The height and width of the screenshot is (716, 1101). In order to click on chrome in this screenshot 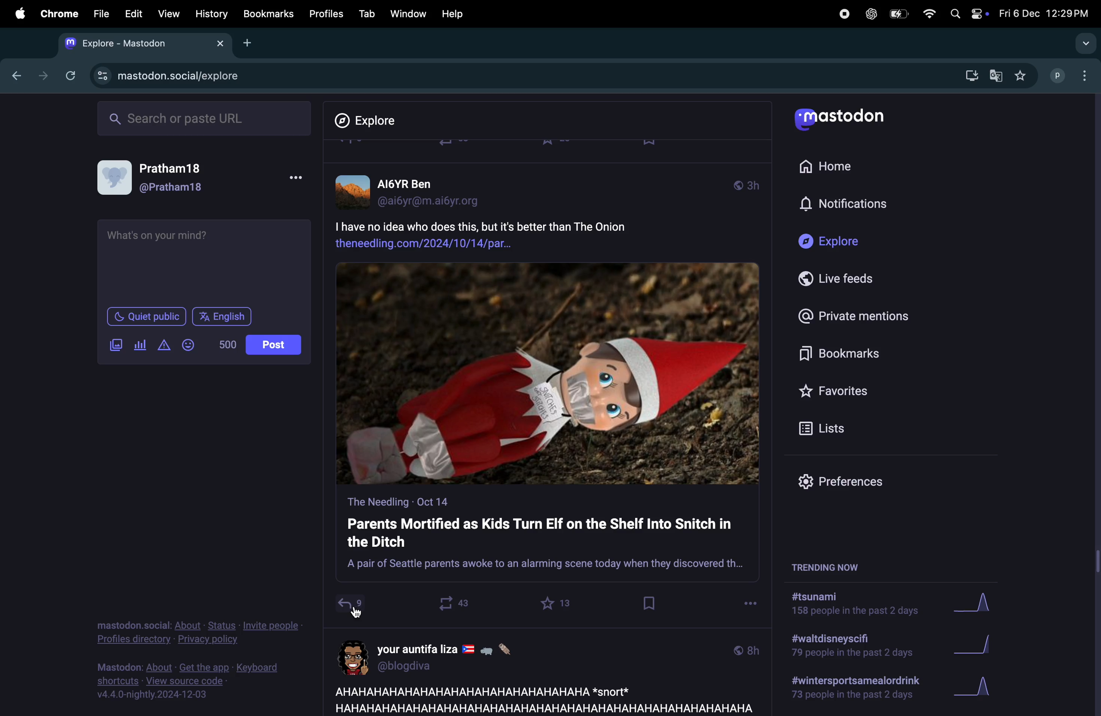, I will do `click(57, 14)`.